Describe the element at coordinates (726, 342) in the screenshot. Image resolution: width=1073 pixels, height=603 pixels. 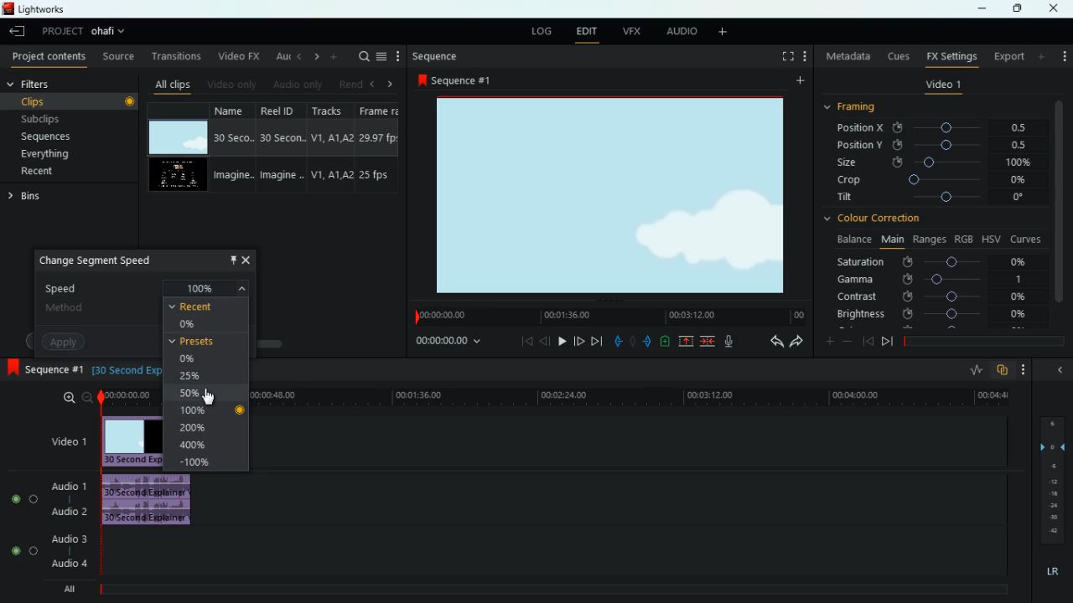
I see `mic` at that location.